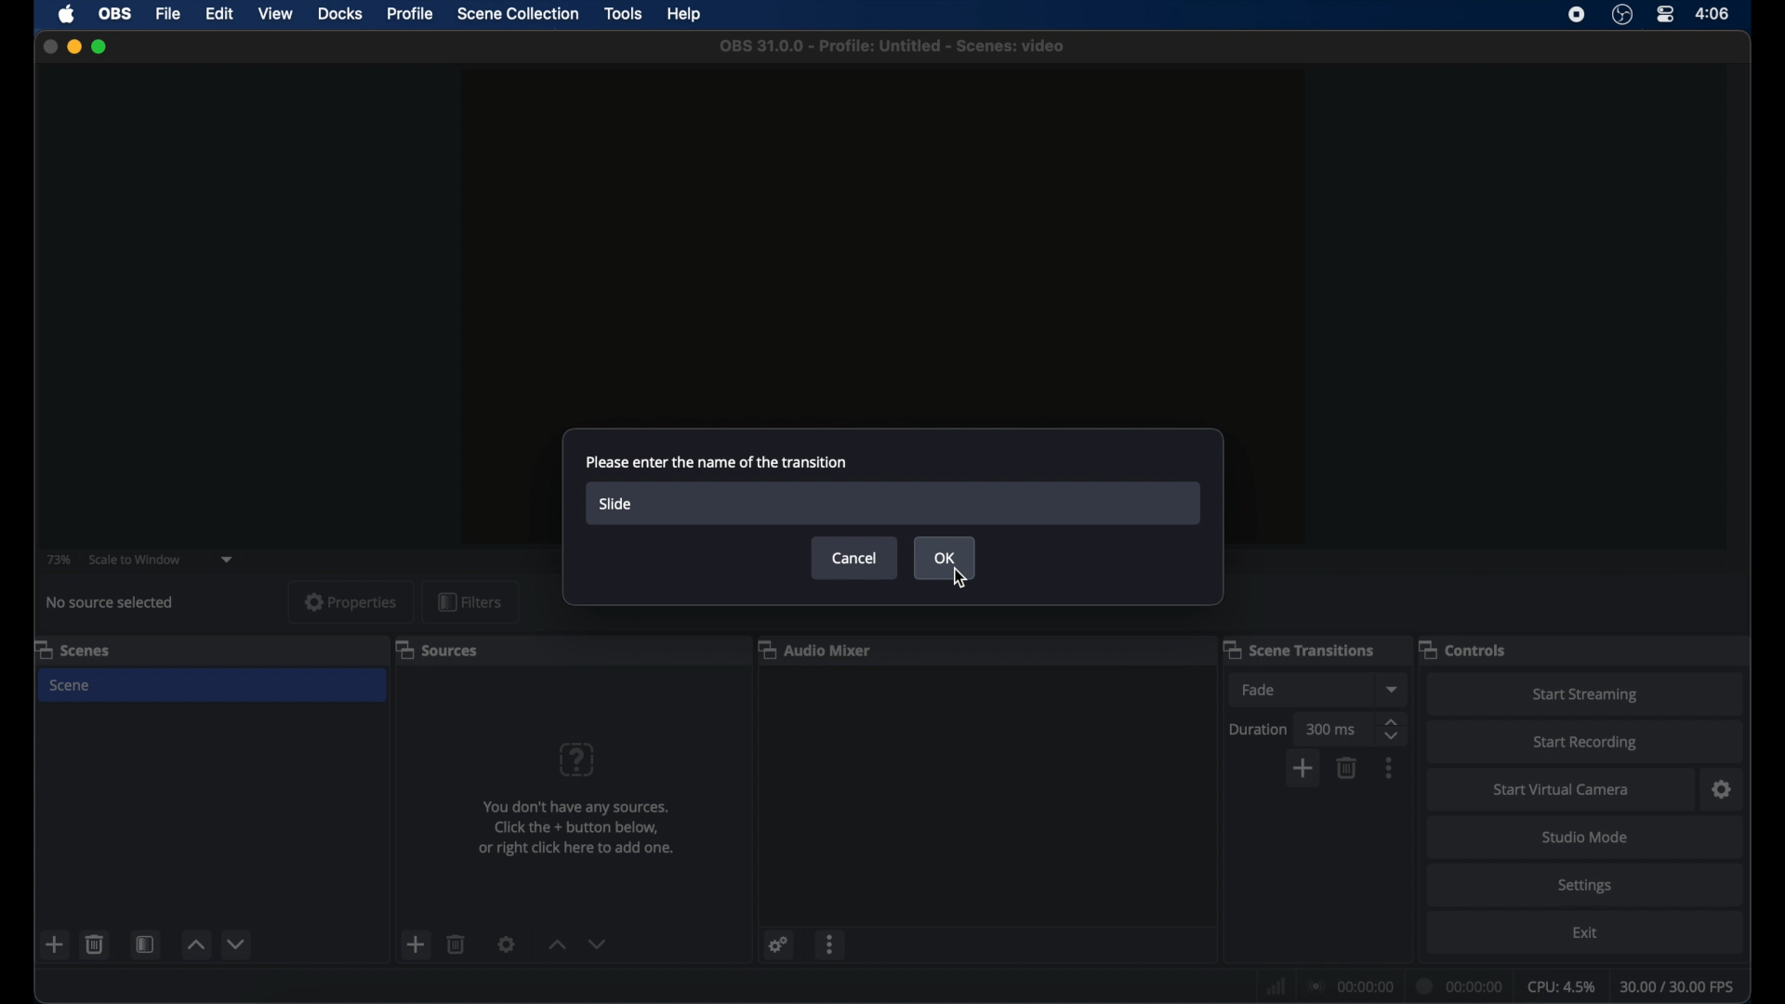  What do you see at coordinates (599, 944) in the screenshot?
I see `decrement` at bounding box center [599, 944].